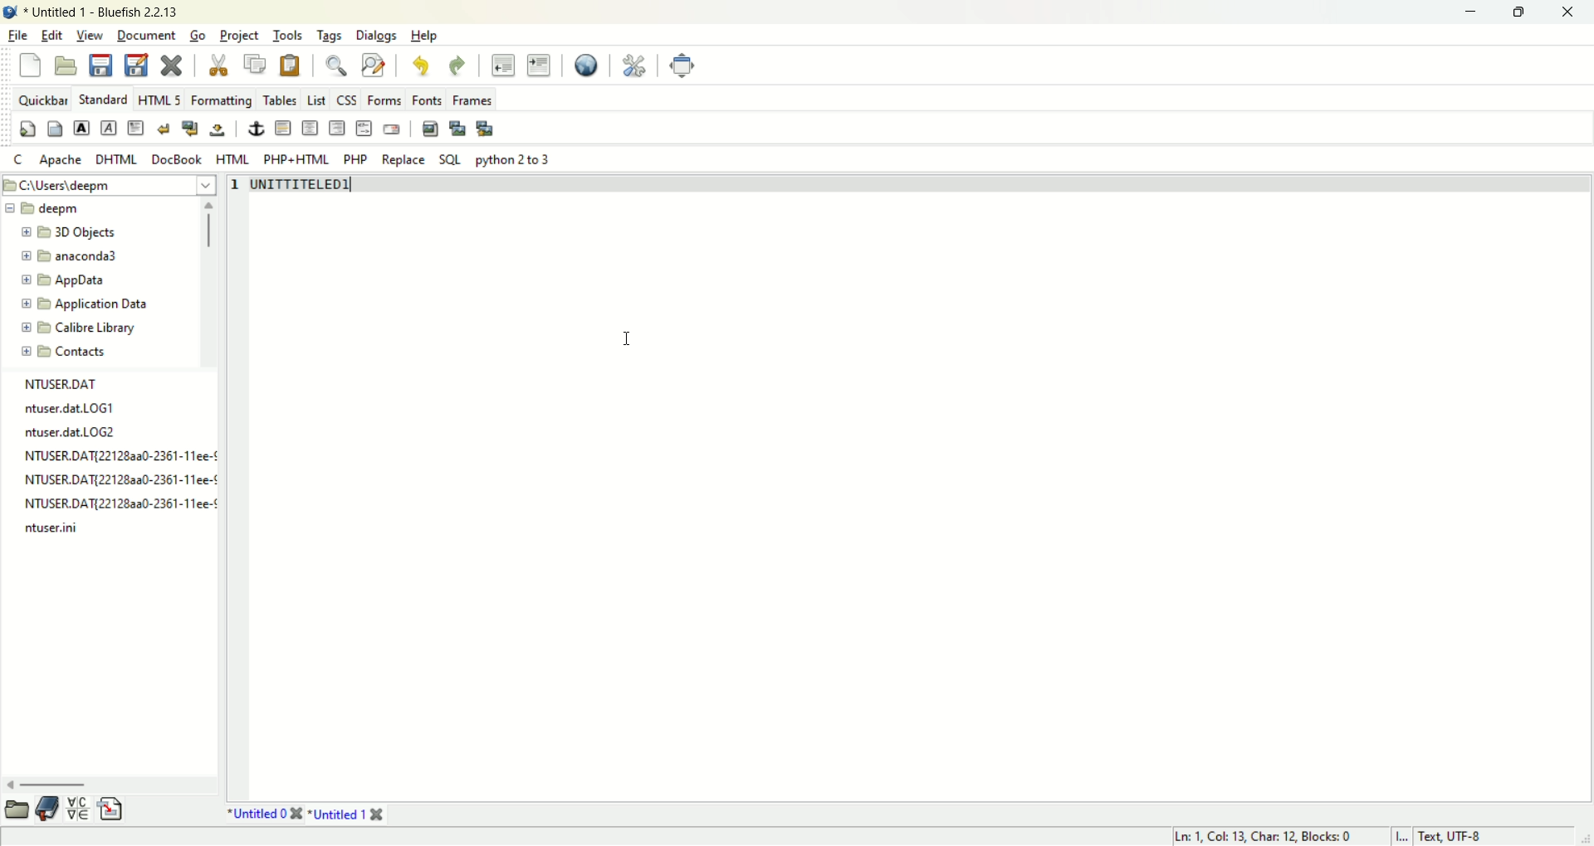  I want to click on new, so click(28, 65).